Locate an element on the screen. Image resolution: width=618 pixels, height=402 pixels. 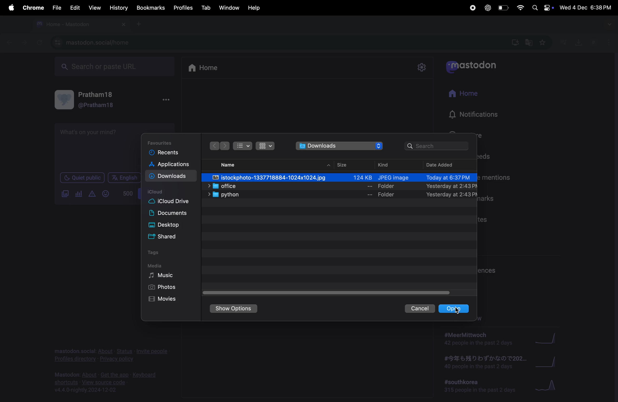
battery is located at coordinates (504, 8).